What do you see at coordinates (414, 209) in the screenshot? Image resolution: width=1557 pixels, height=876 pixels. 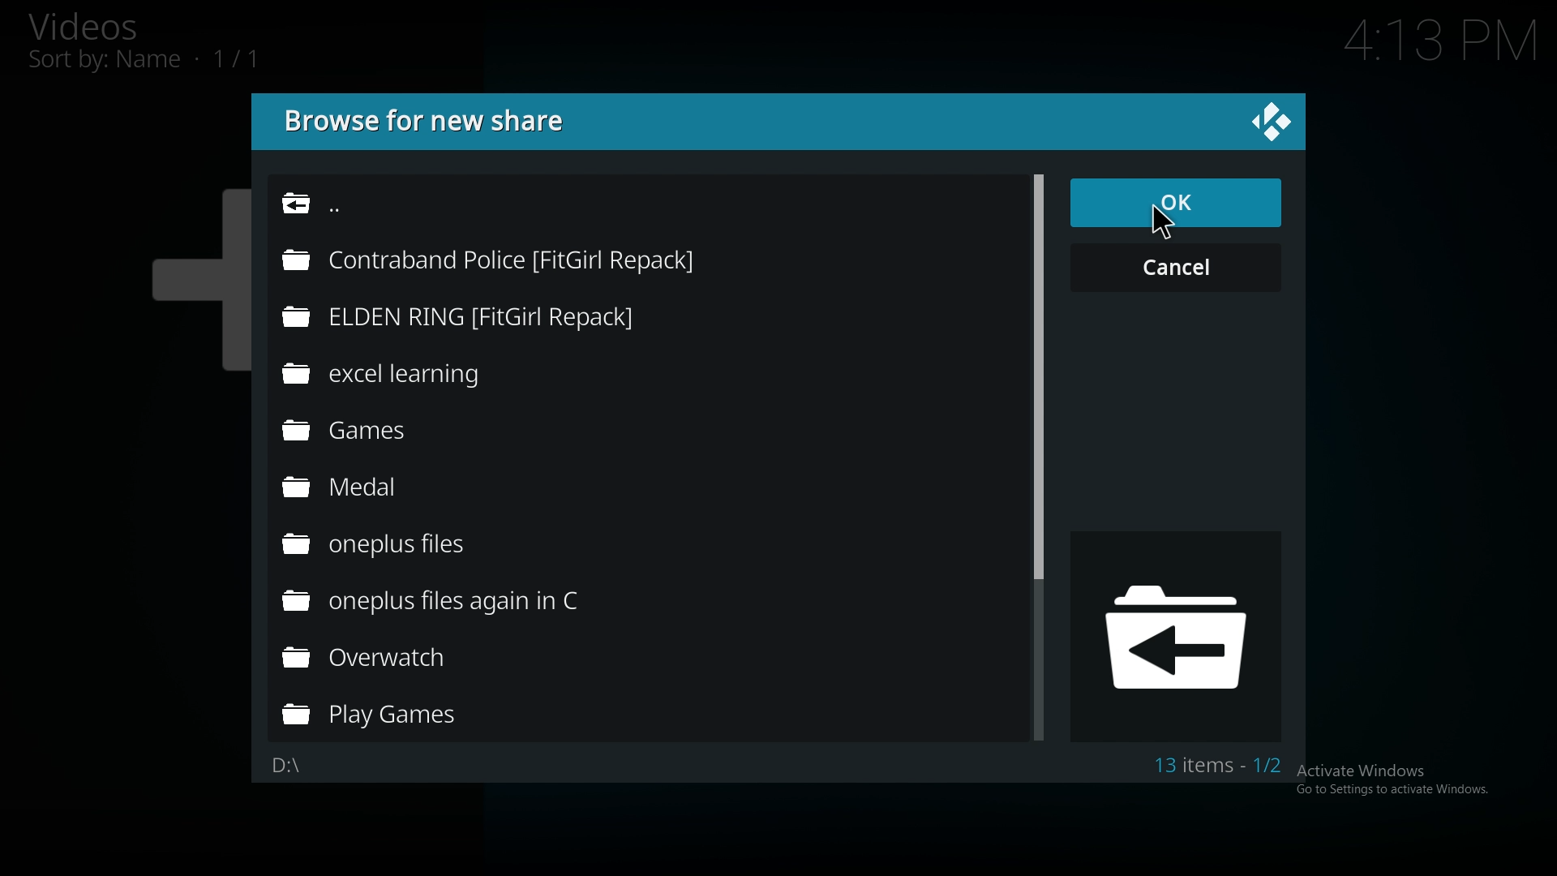 I see `back` at bounding box center [414, 209].